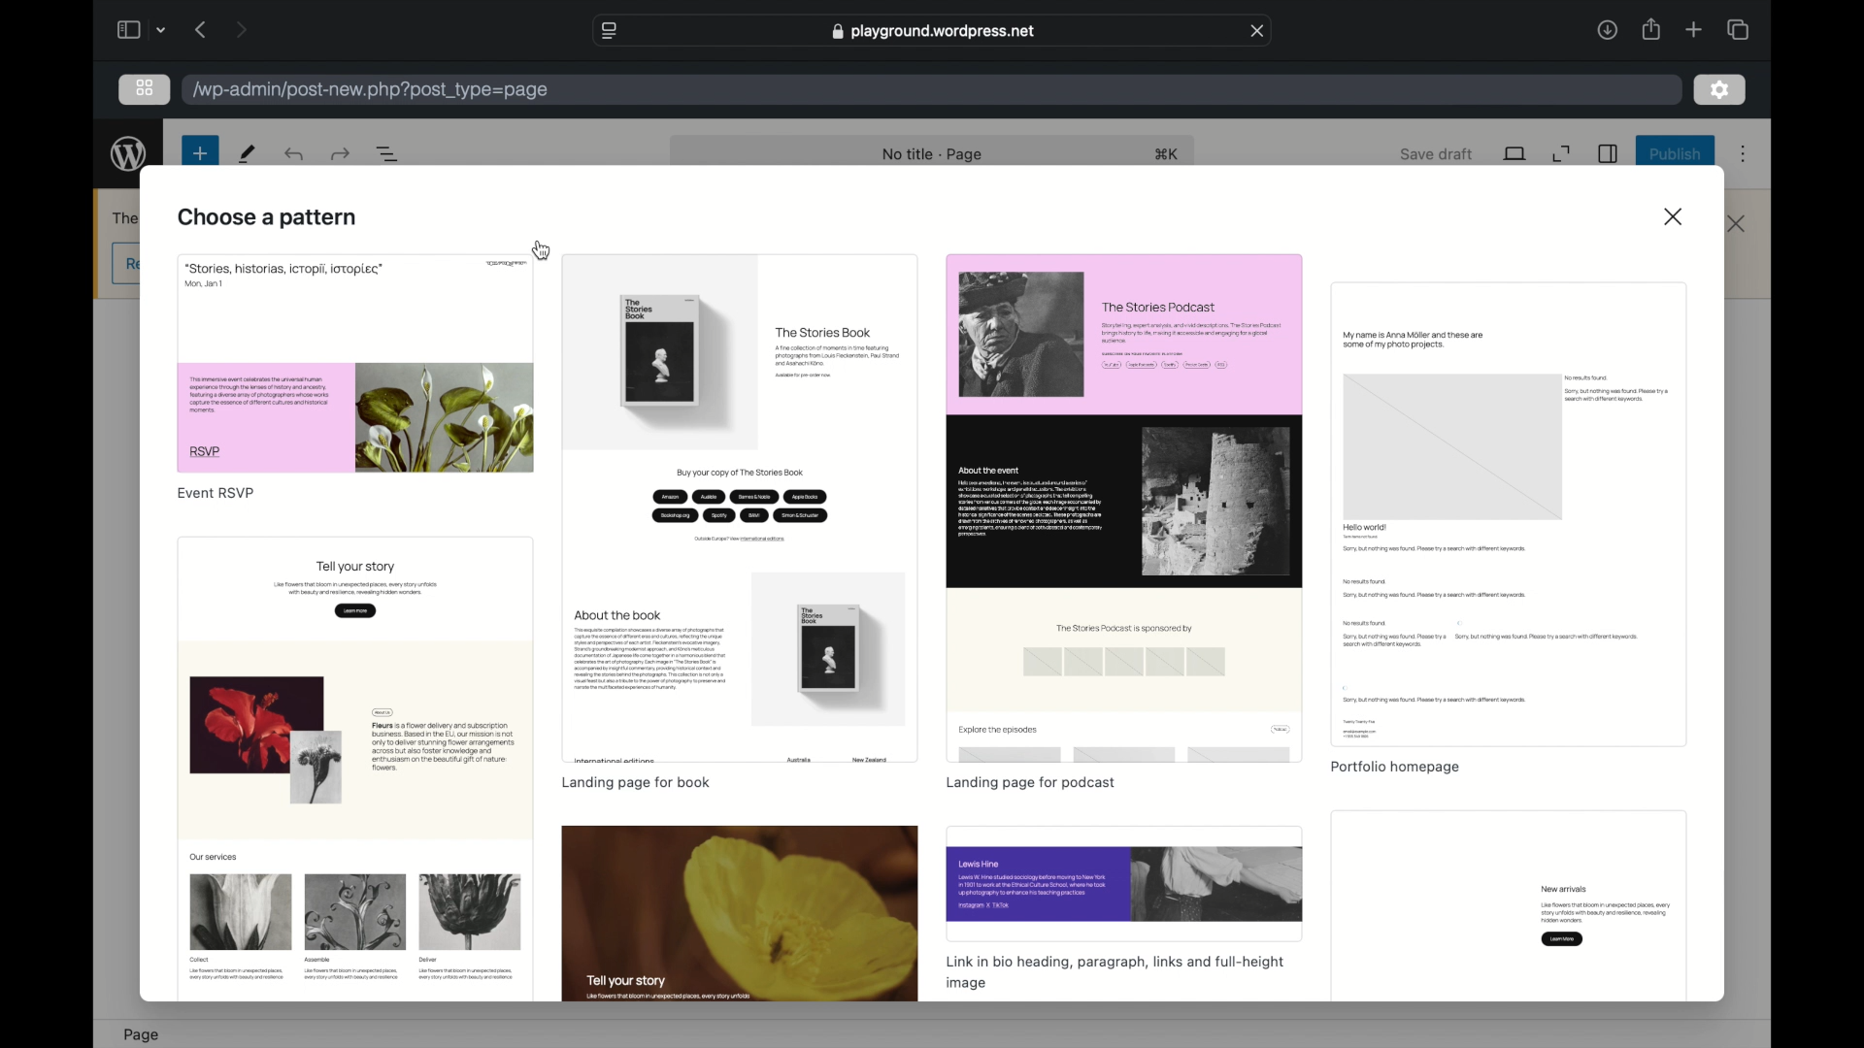 Image resolution: width=1864 pixels, height=1048 pixels. What do you see at coordinates (1561, 154) in the screenshot?
I see `expand` at bounding box center [1561, 154].